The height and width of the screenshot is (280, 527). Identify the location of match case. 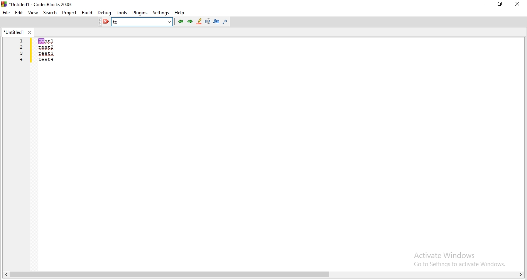
(216, 21).